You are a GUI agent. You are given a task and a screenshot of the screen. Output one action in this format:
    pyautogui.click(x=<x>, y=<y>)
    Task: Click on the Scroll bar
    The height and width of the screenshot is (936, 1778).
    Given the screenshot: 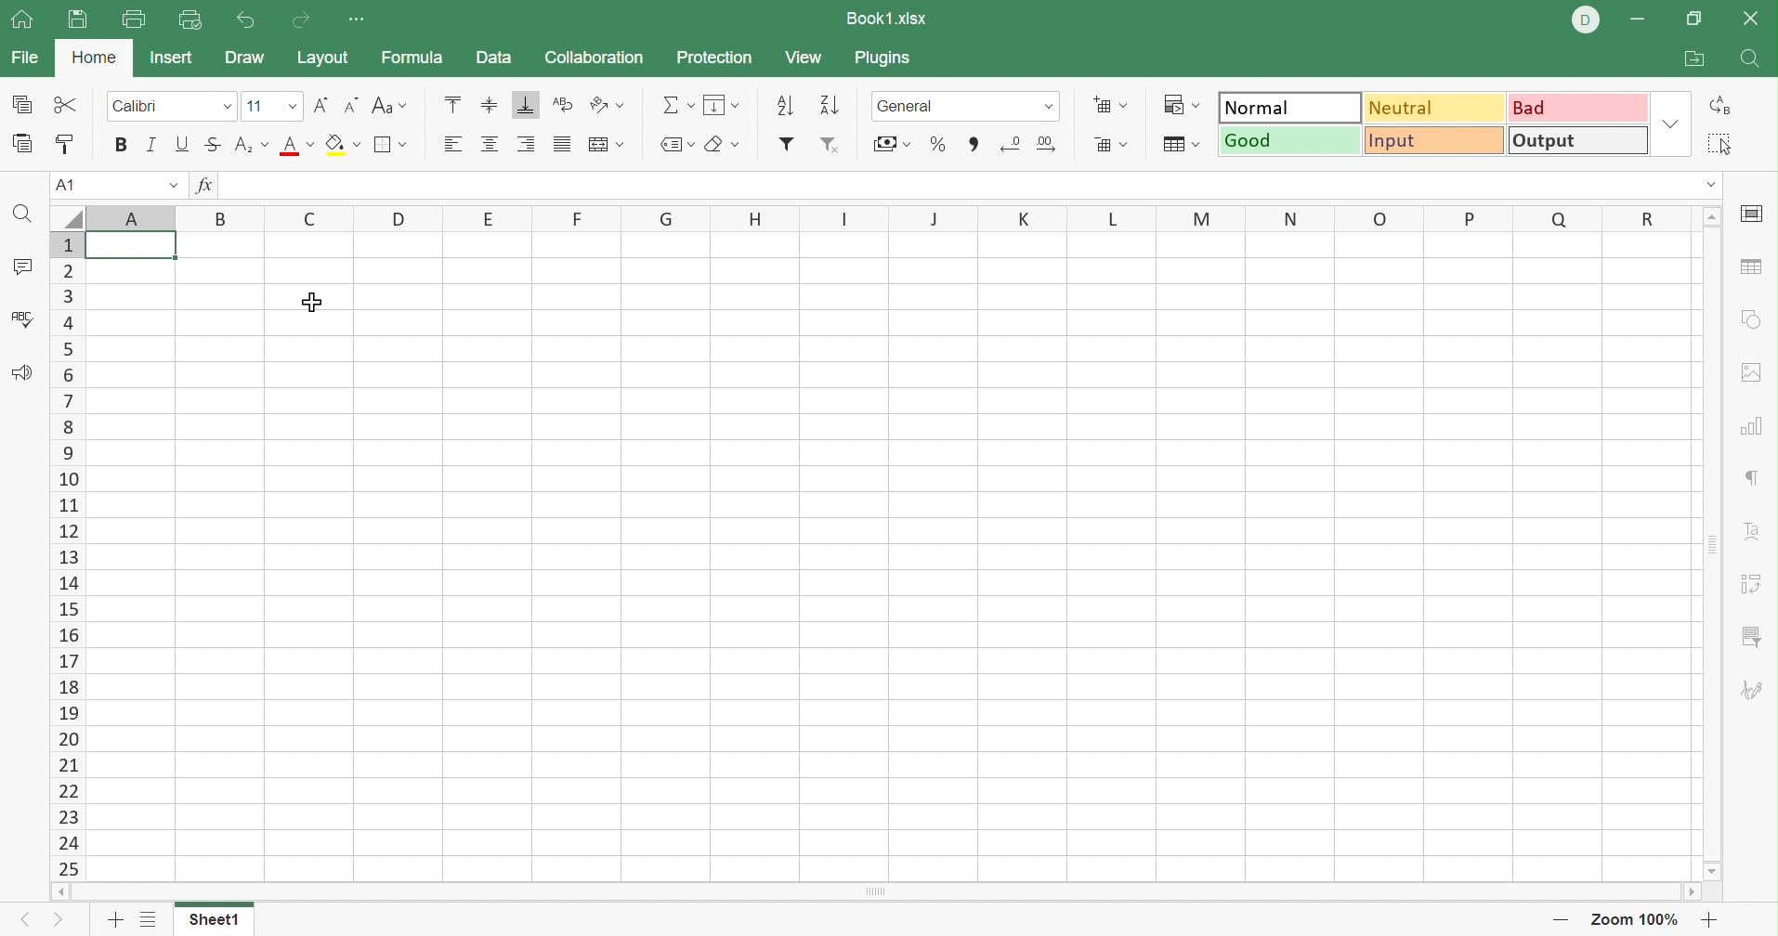 What is the action you would take?
    pyautogui.click(x=1708, y=546)
    